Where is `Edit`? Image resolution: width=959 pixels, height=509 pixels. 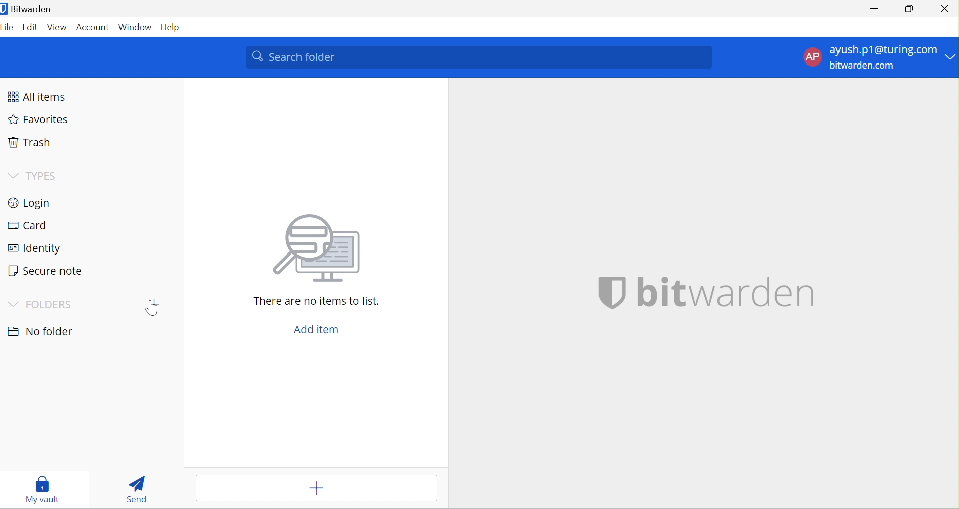 Edit is located at coordinates (30, 27).